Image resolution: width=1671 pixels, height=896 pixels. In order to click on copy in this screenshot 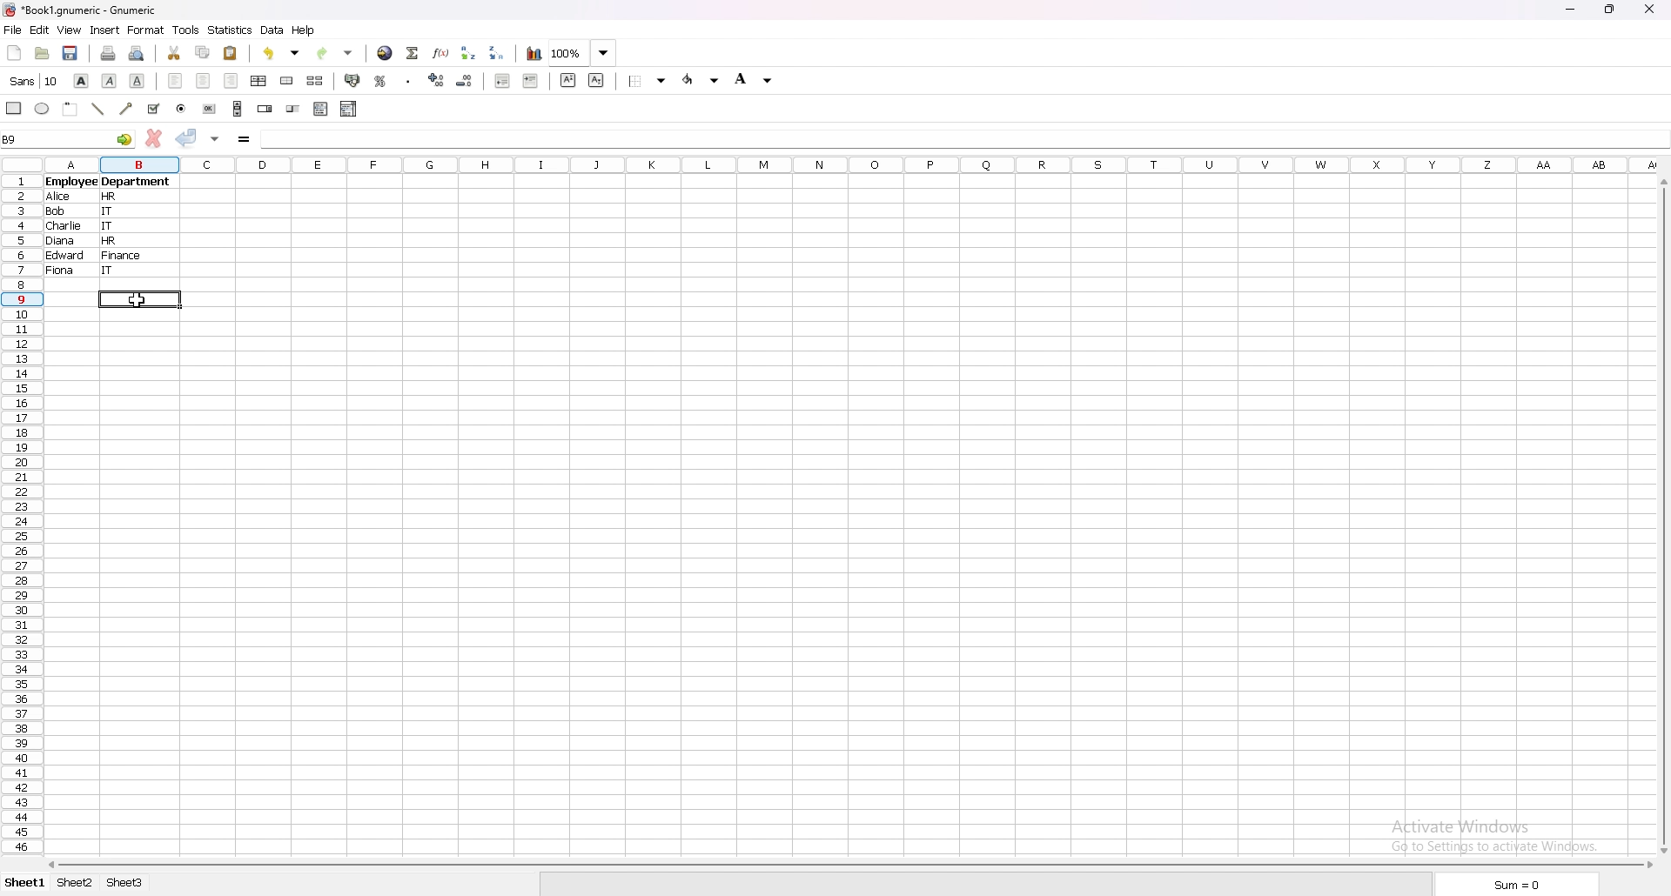, I will do `click(202, 52)`.